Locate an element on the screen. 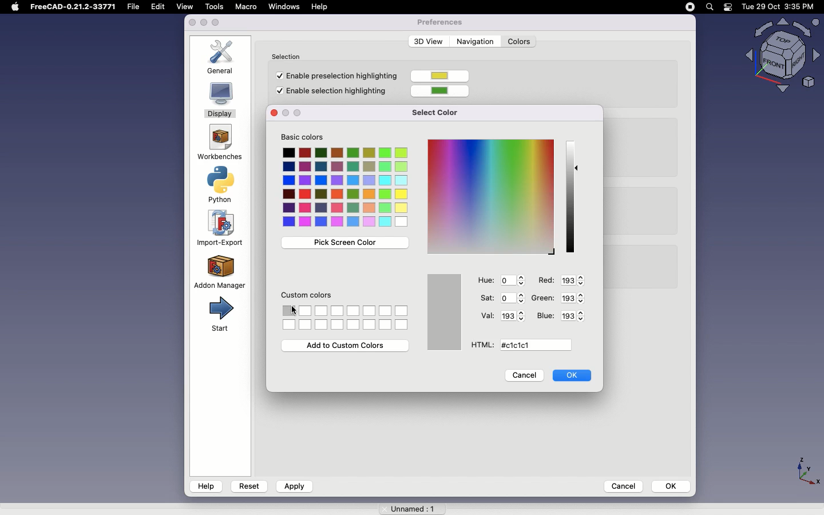 This screenshot has height=515, width=824. General is located at coordinates (224, 57).